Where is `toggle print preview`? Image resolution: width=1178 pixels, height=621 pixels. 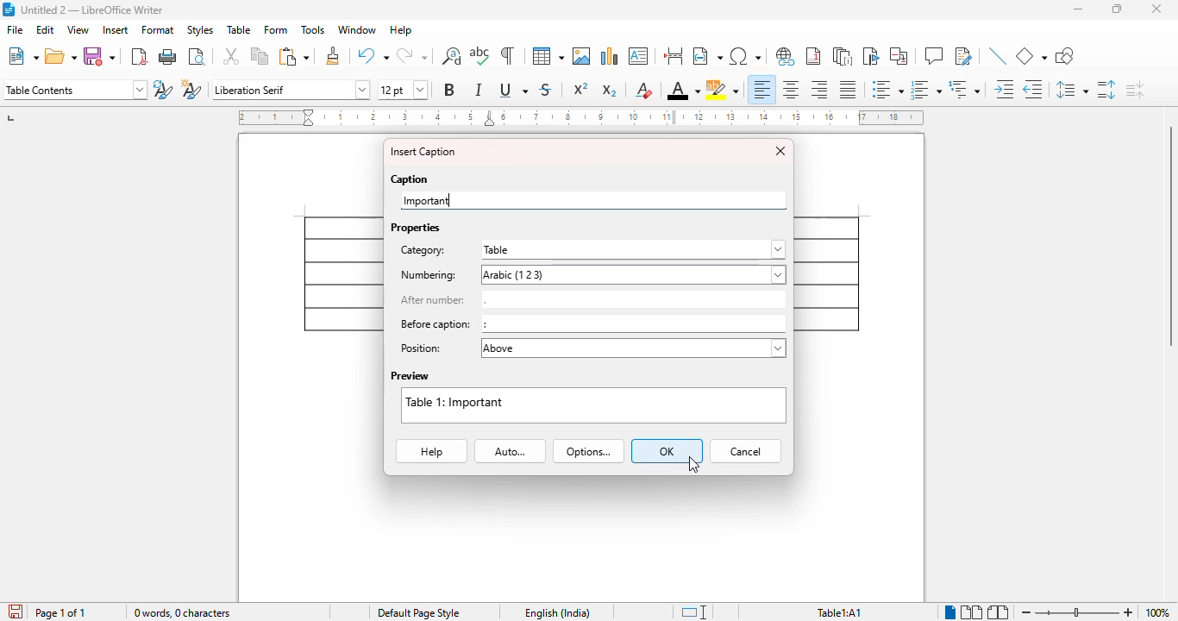
toggle print preview is located at coordinates (197, 57).